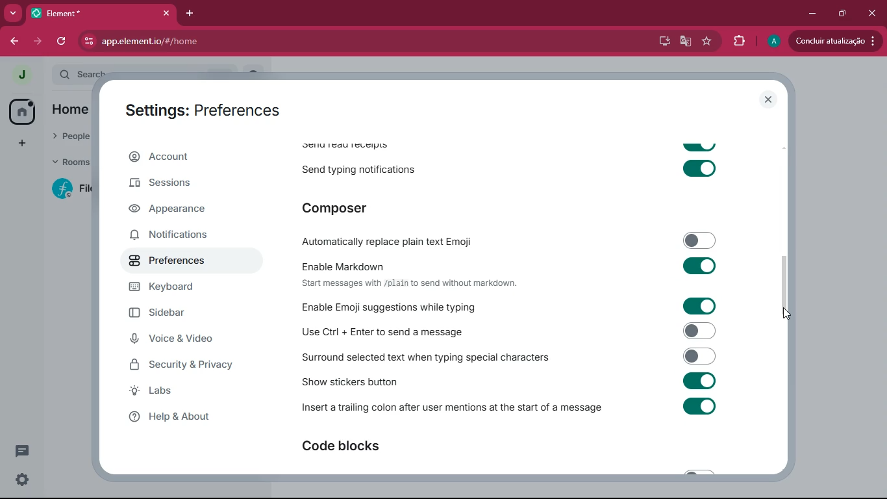  Describe the element at coordinates (10, 14) in the screenshot. I see `more` at that location.